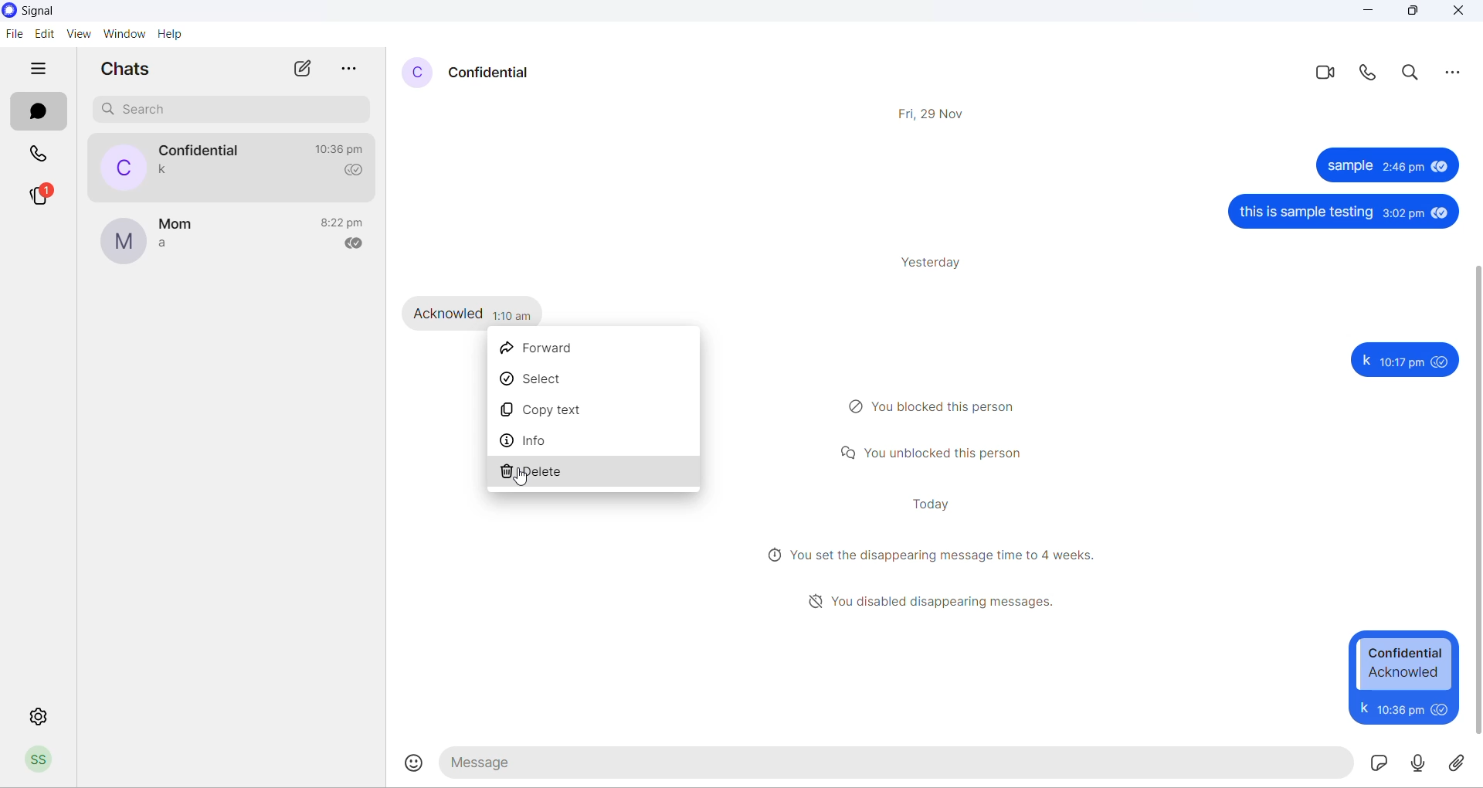  Describe the element at coordinates (43, 157) in the screenshot. I see `calls` at that location.